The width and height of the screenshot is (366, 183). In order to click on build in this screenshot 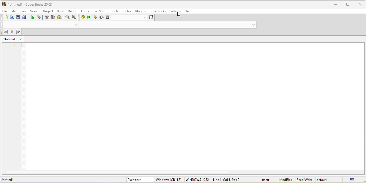, I will do `click(83, 17)`.